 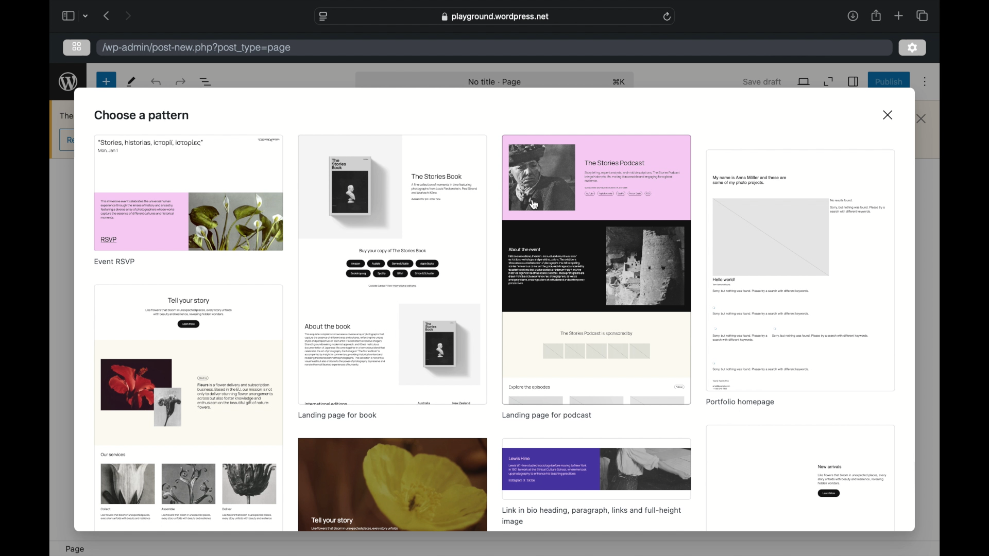 I want to click on view, so click(x=805, y=81).